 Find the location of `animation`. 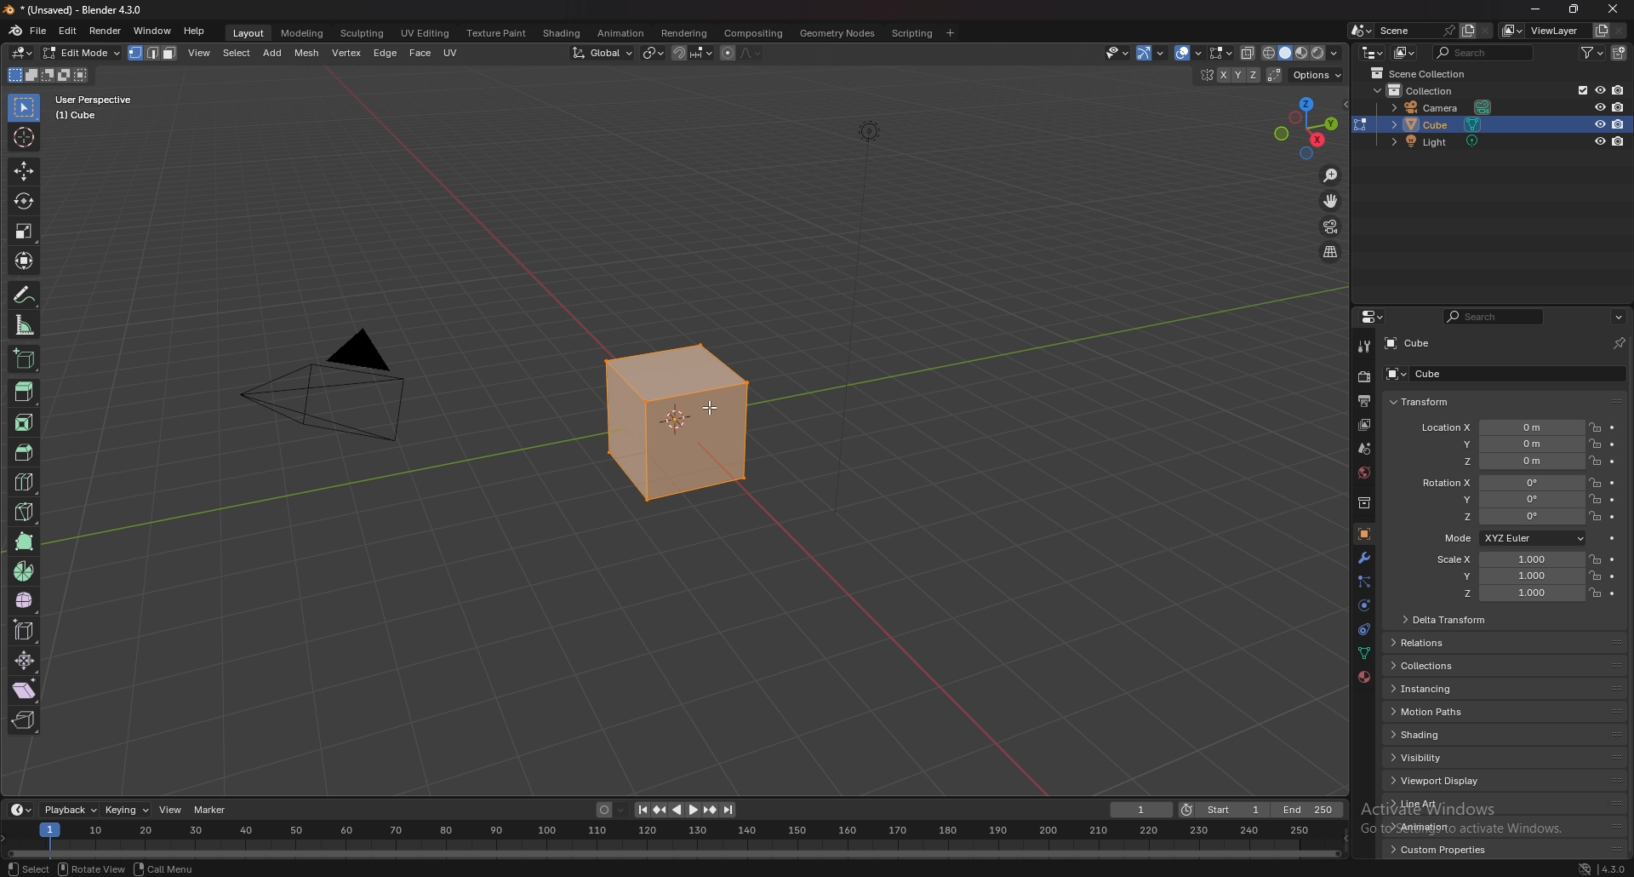

animation is located at coordinates (1430, 827).